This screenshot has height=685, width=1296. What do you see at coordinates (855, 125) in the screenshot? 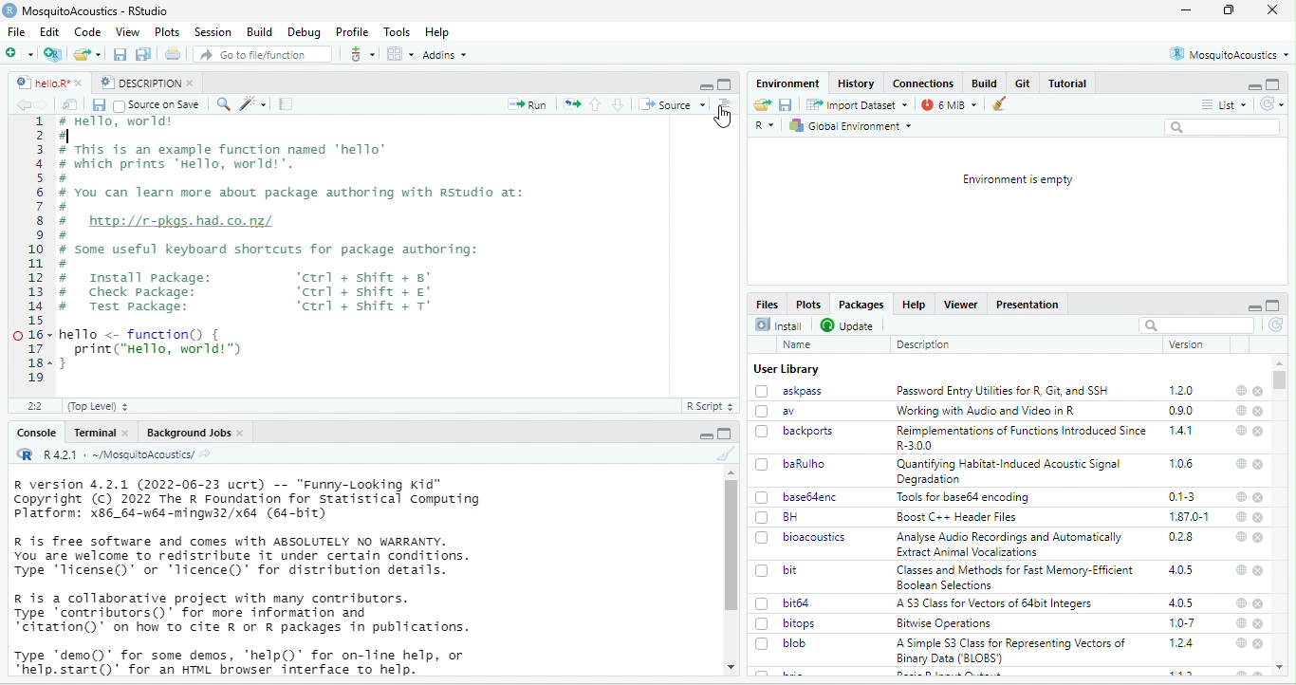
I see `Global Environment` at bounding box center [855, 125].